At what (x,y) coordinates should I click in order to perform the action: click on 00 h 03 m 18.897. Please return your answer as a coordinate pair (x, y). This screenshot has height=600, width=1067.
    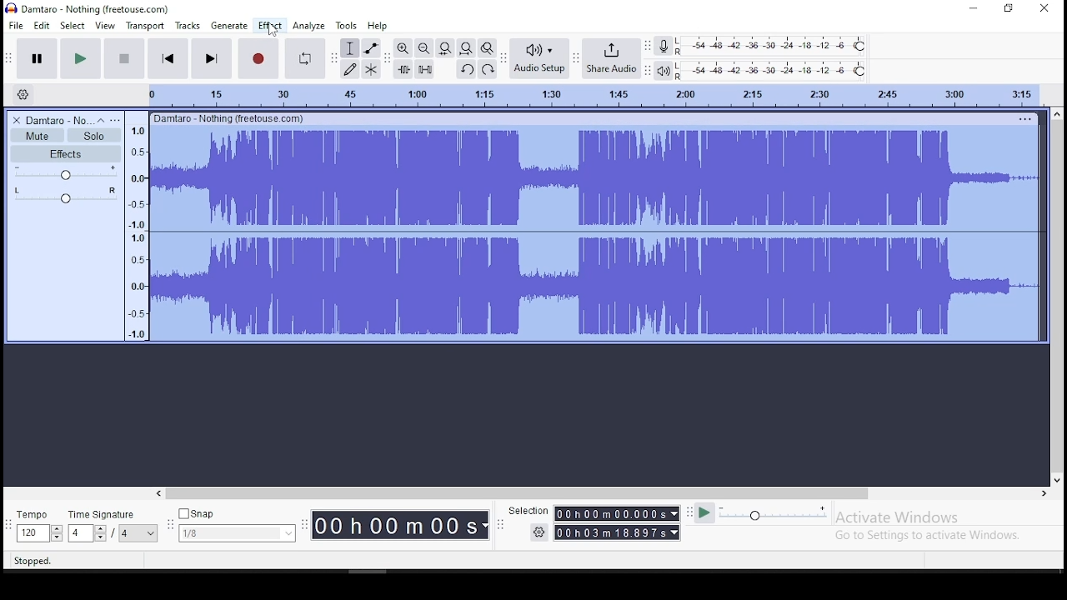
    Looking at the image, I should click on (610, 532).